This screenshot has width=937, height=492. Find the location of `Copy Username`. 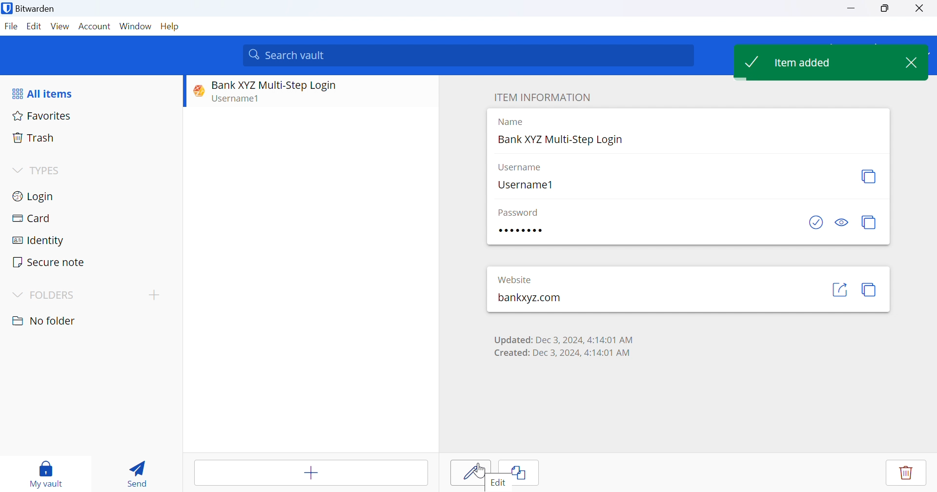

Copy Username is located at coordinates (869, 176).